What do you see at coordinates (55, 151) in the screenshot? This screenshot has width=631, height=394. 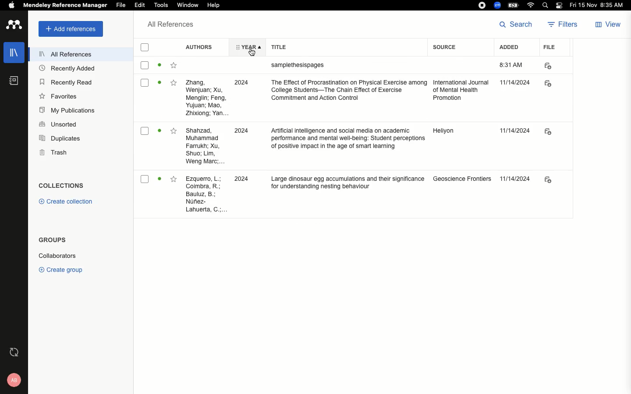 I see `Trash` at bounding box center [55, 151].